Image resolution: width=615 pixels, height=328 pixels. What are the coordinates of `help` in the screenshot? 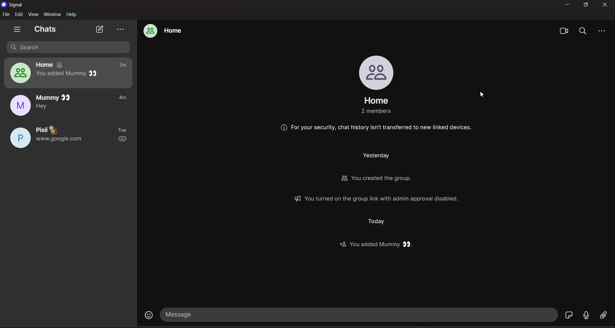 It's located at (72, 15).